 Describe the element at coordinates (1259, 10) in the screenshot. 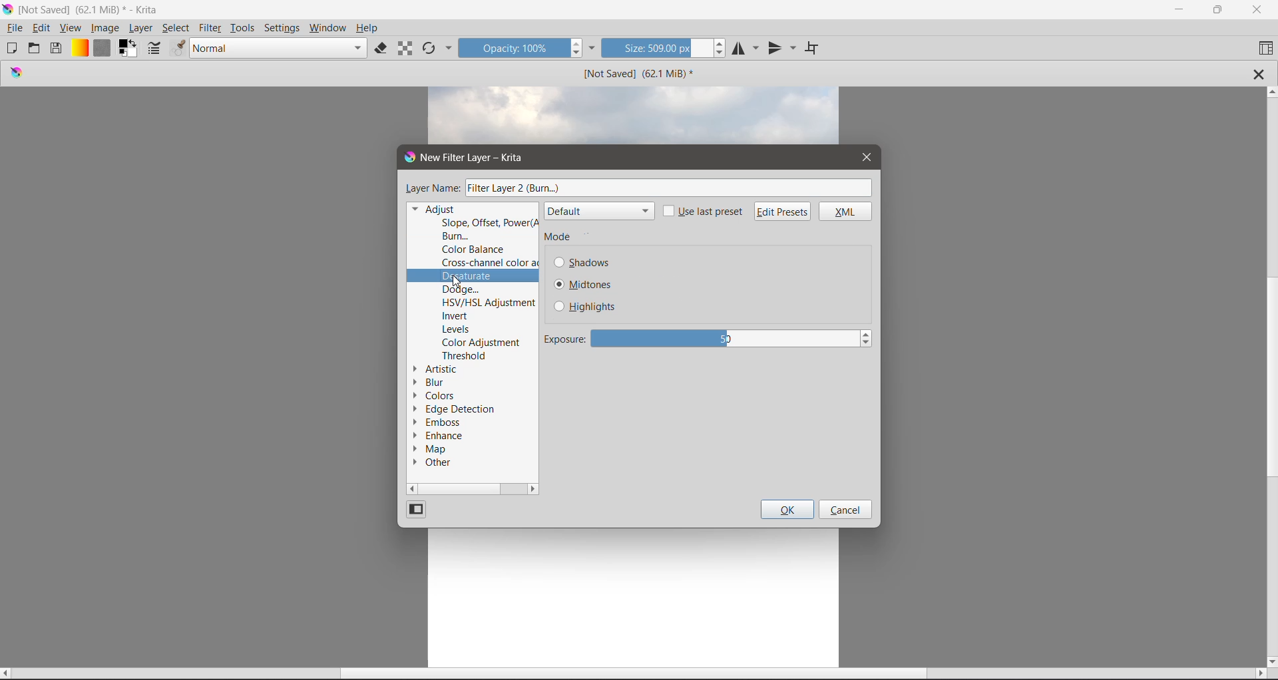

I see `Close` at that location.